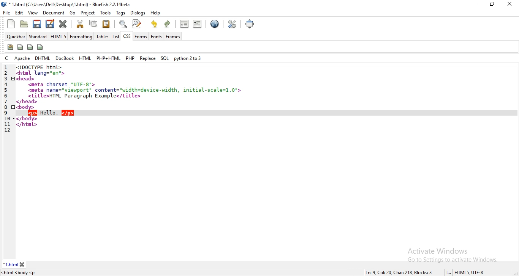 The image size is (519, 276). I want to click on go, so click(73, 13).